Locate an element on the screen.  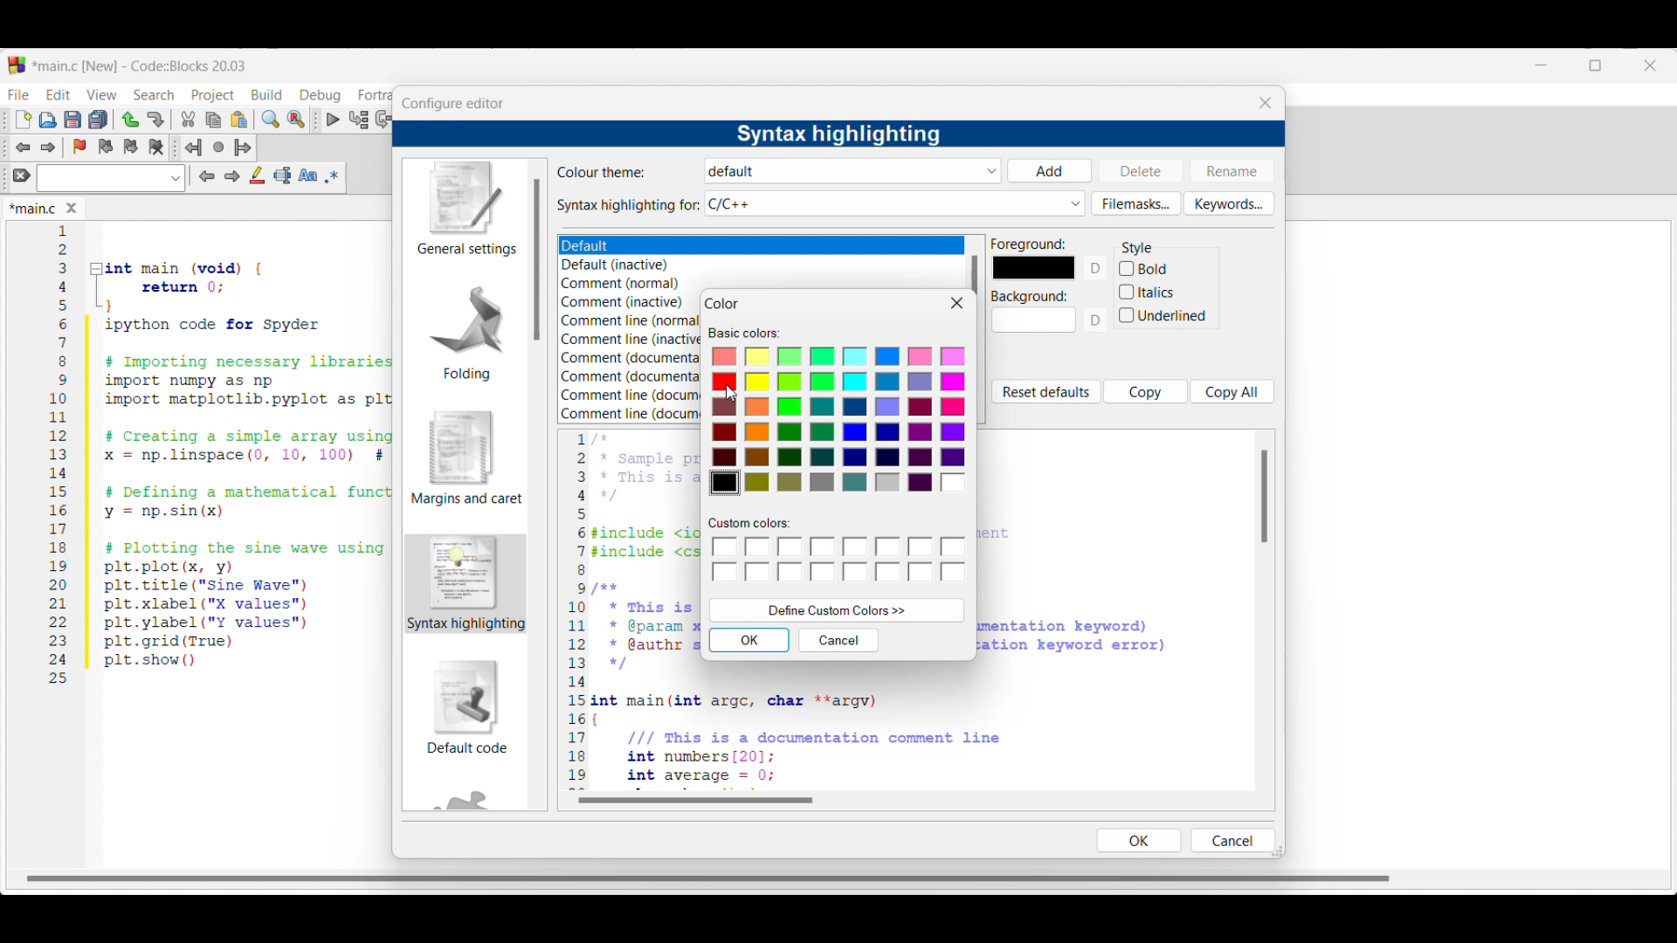
New file is located at coordinates (24, 120).